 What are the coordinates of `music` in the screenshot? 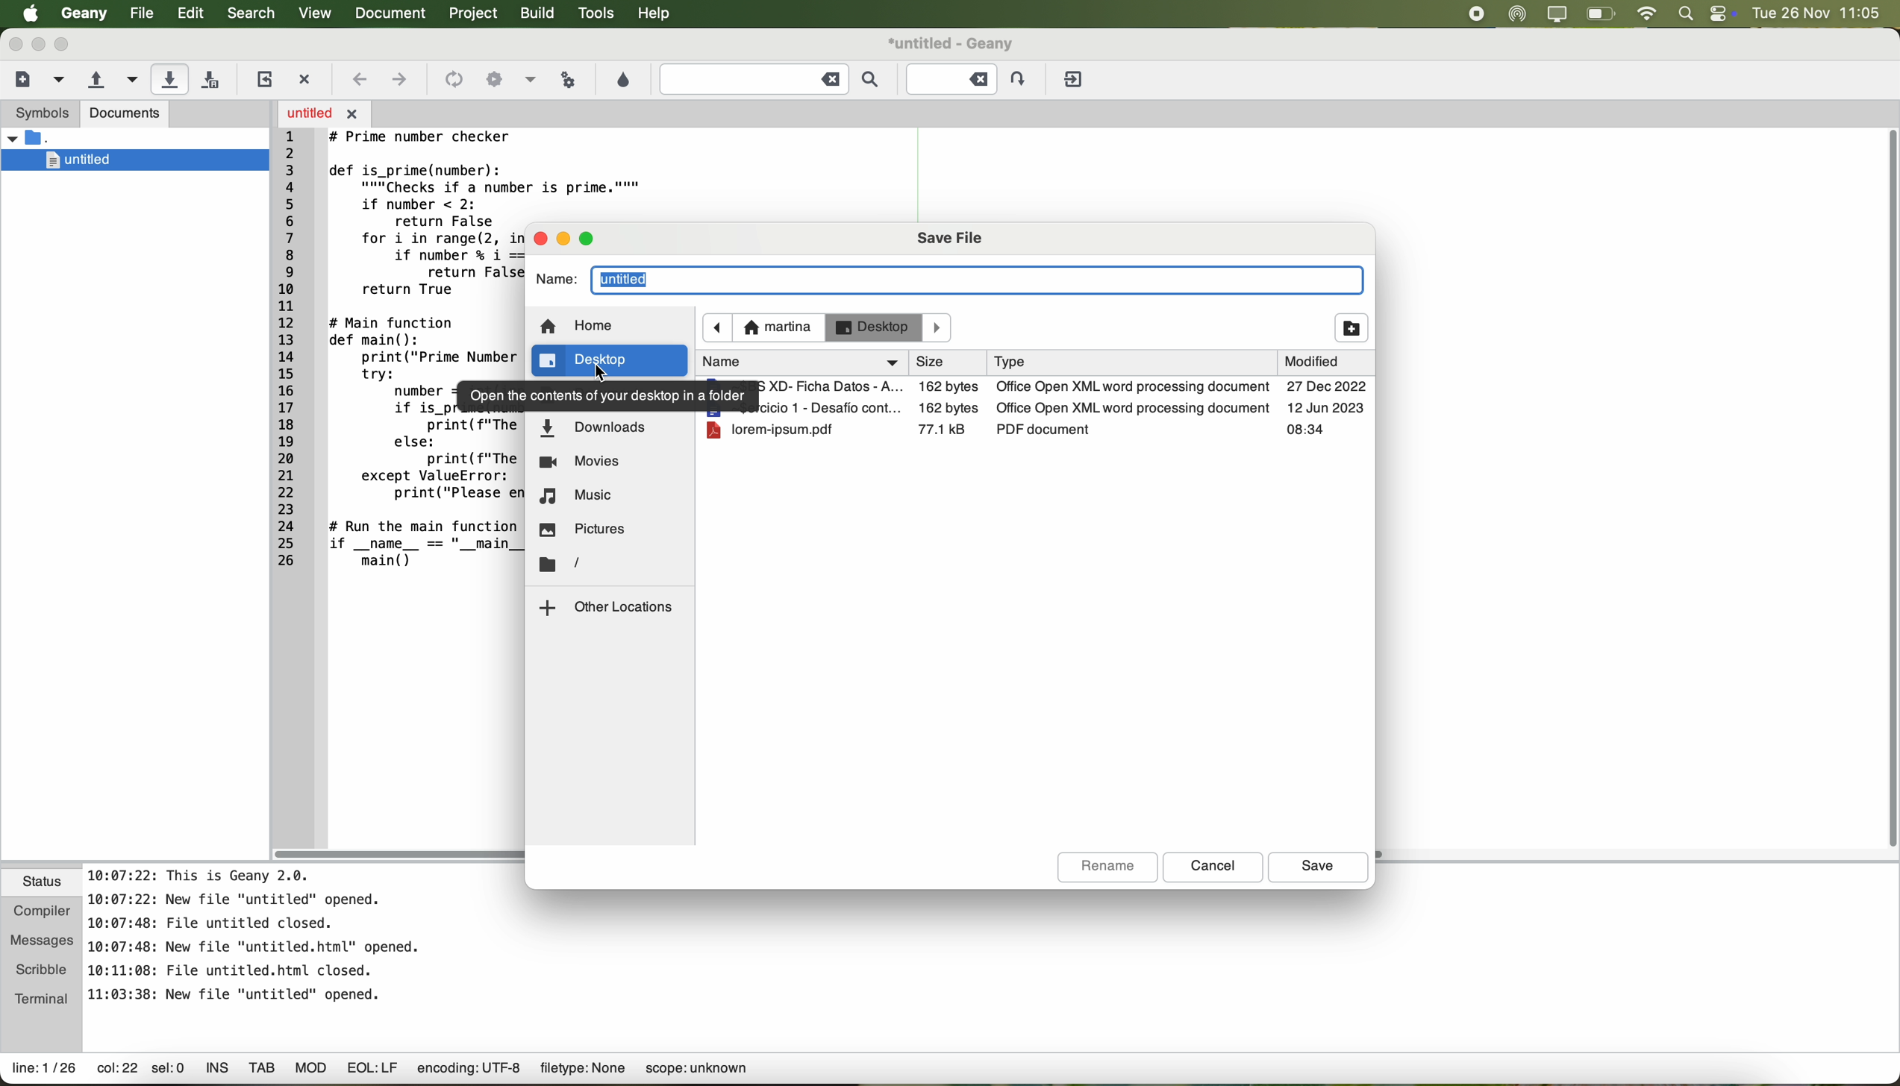 It's located at (578, 497).